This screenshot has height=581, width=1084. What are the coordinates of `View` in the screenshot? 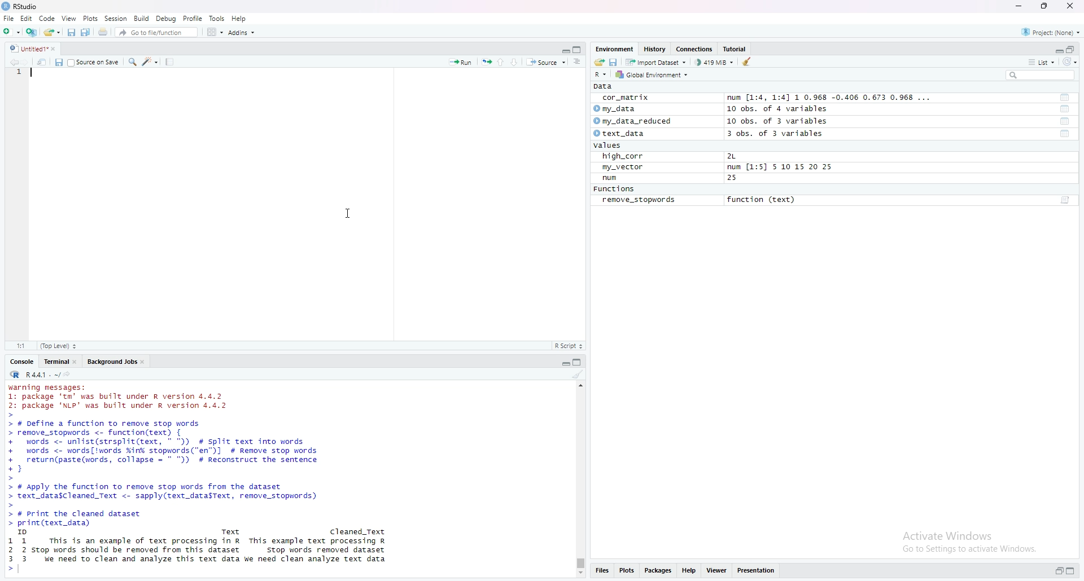 It's located at (69, 18).